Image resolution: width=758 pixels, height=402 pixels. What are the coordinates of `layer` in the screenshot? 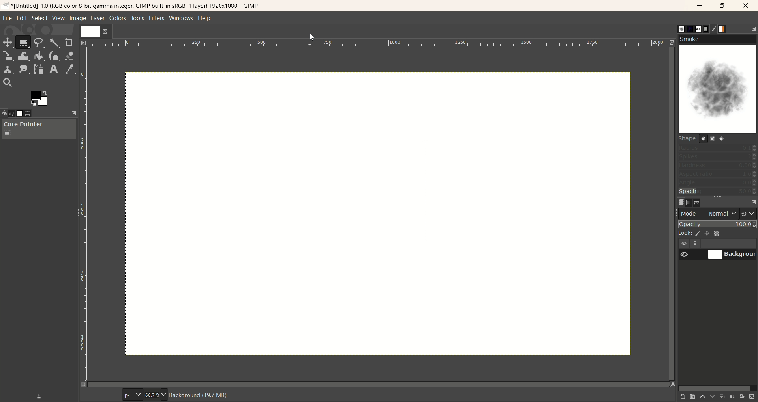 It's located at (681, 203).